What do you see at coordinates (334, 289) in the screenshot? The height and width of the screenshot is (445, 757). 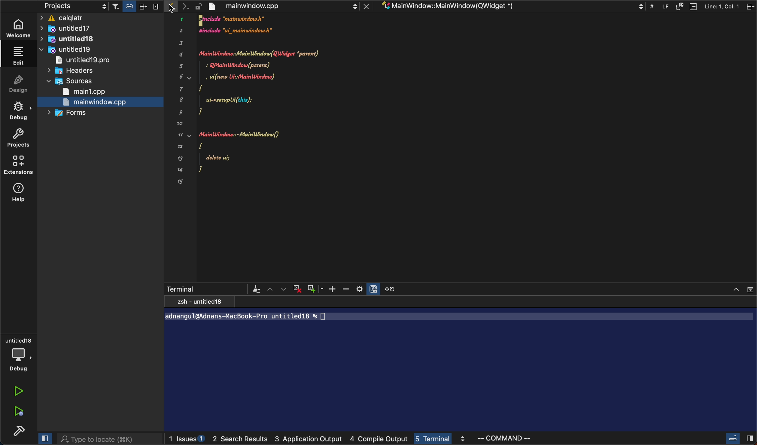 I see `zoom in` at bounding box center [334, 289].